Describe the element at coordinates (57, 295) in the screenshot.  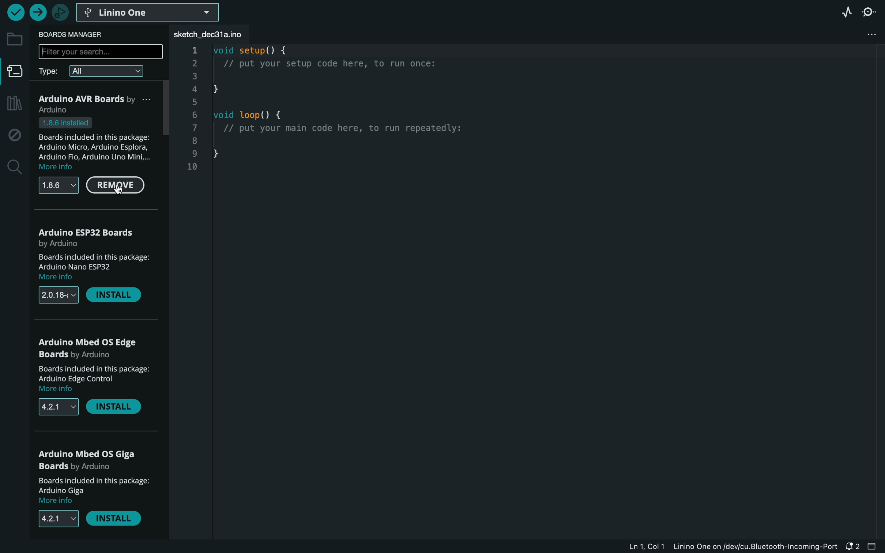
I see `versions` at that location.